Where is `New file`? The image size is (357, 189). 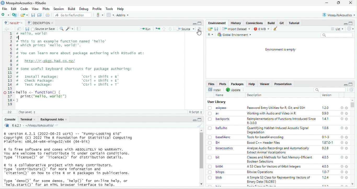
New file is located at coordinates (6, 15).